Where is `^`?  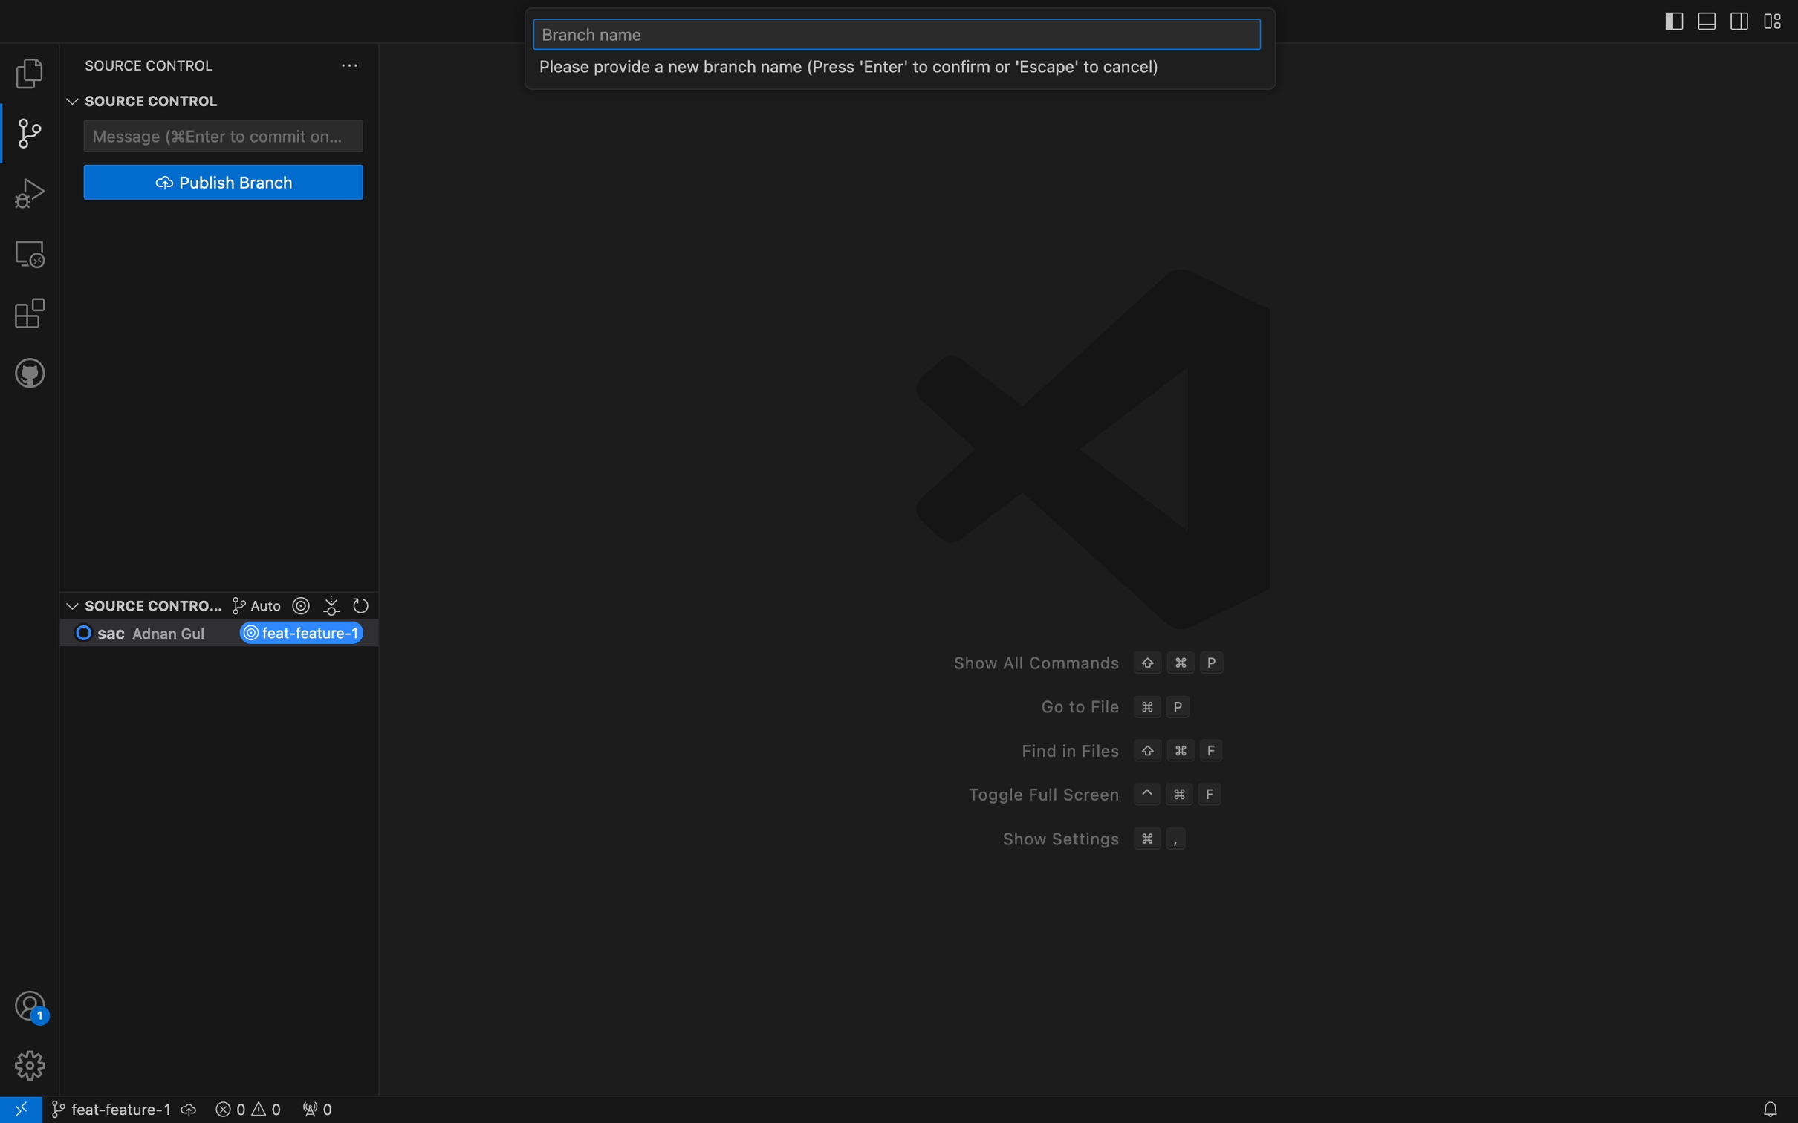
^ is located at coordinates (1147, 795).